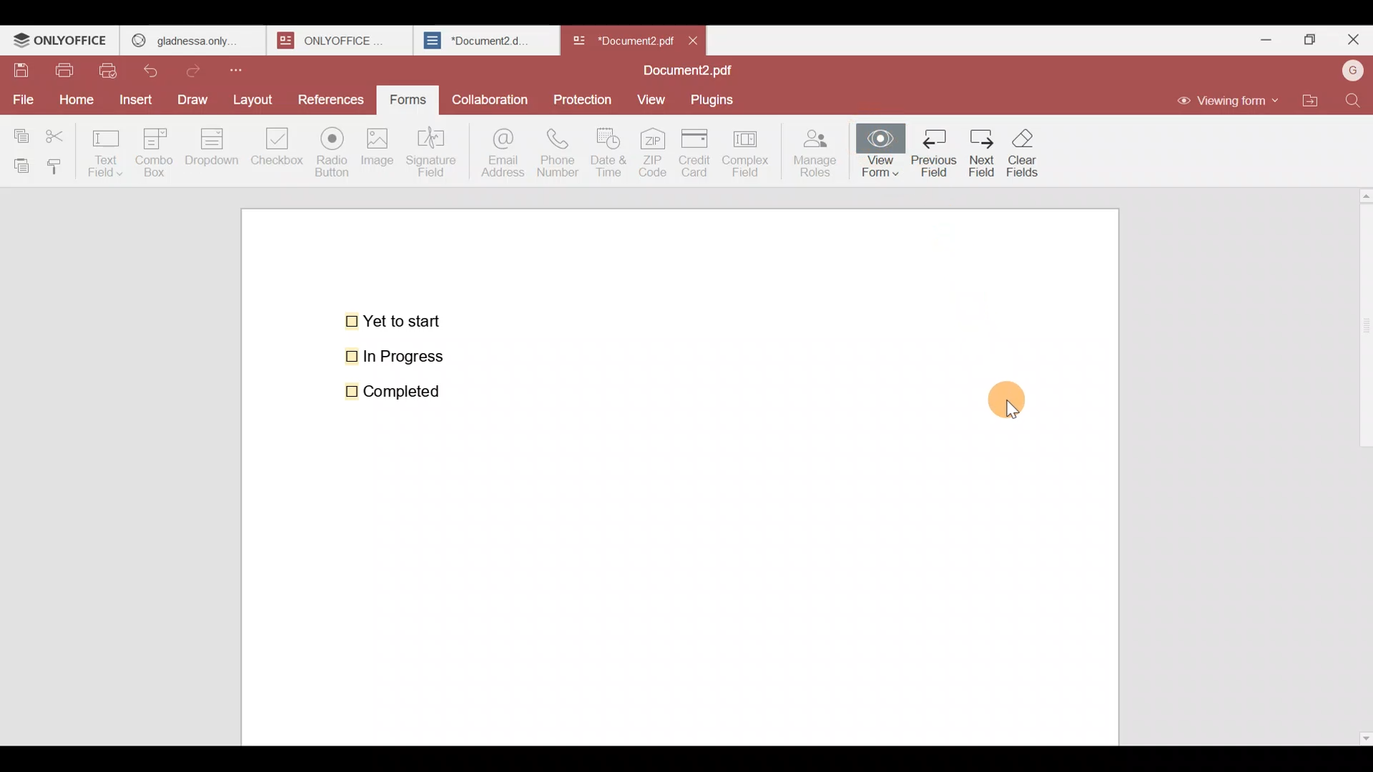 Image resolution: width=1373 pixels, height=772 pixels. Describe the element at coordinates (718, 100) in the screenshot. I see `Plugins` at that location.